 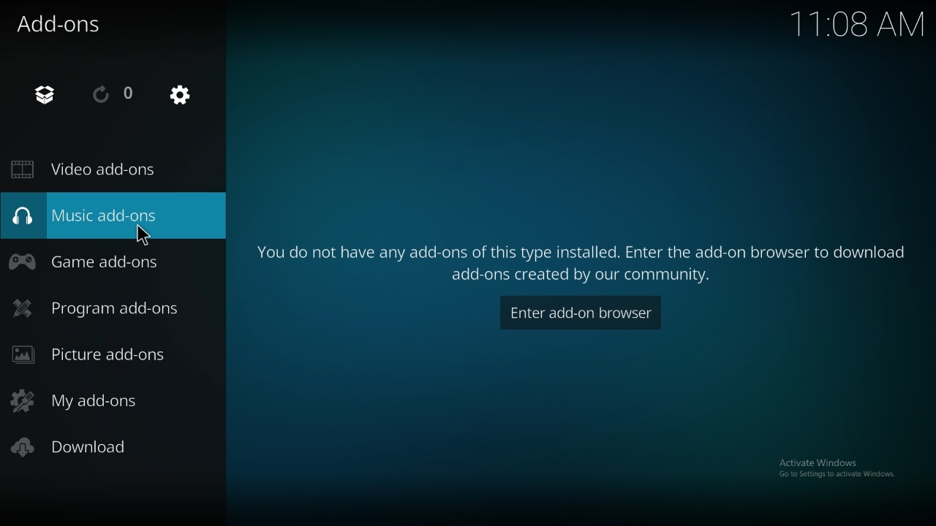 What do you see at coordinates (62, 23) in the screenshot?
I see `add ons` at bounding box center [62, 23].